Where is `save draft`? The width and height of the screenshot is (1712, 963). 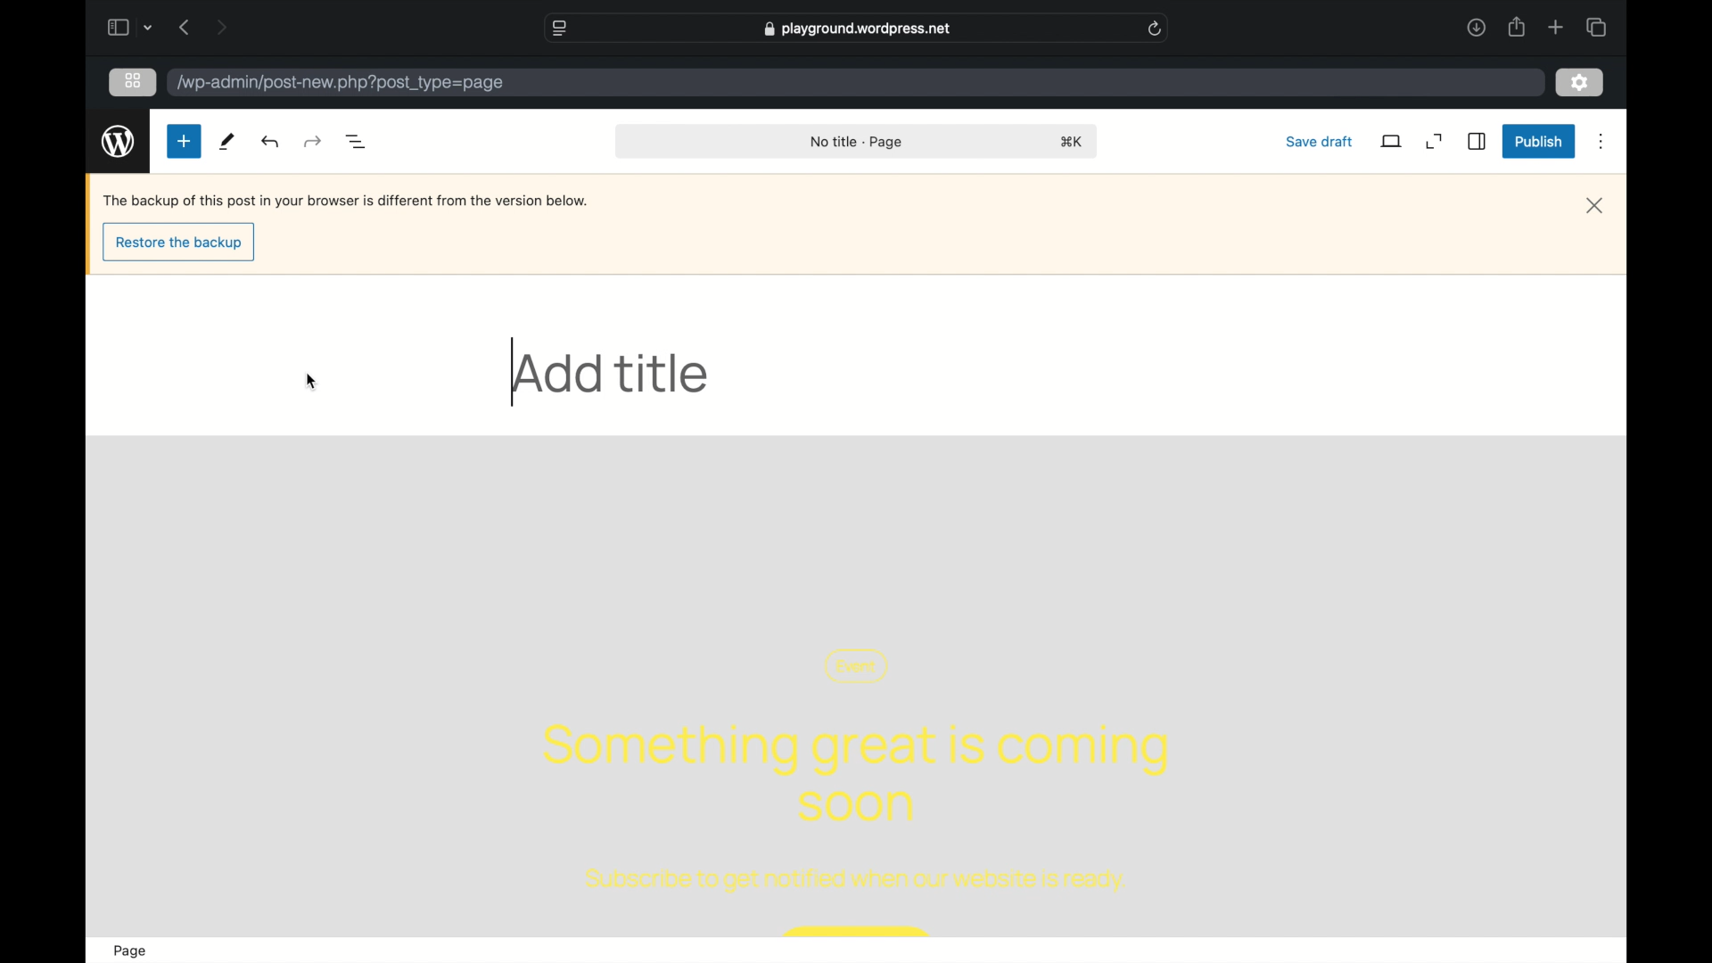 save draft is located at coordinates (1321, 141).